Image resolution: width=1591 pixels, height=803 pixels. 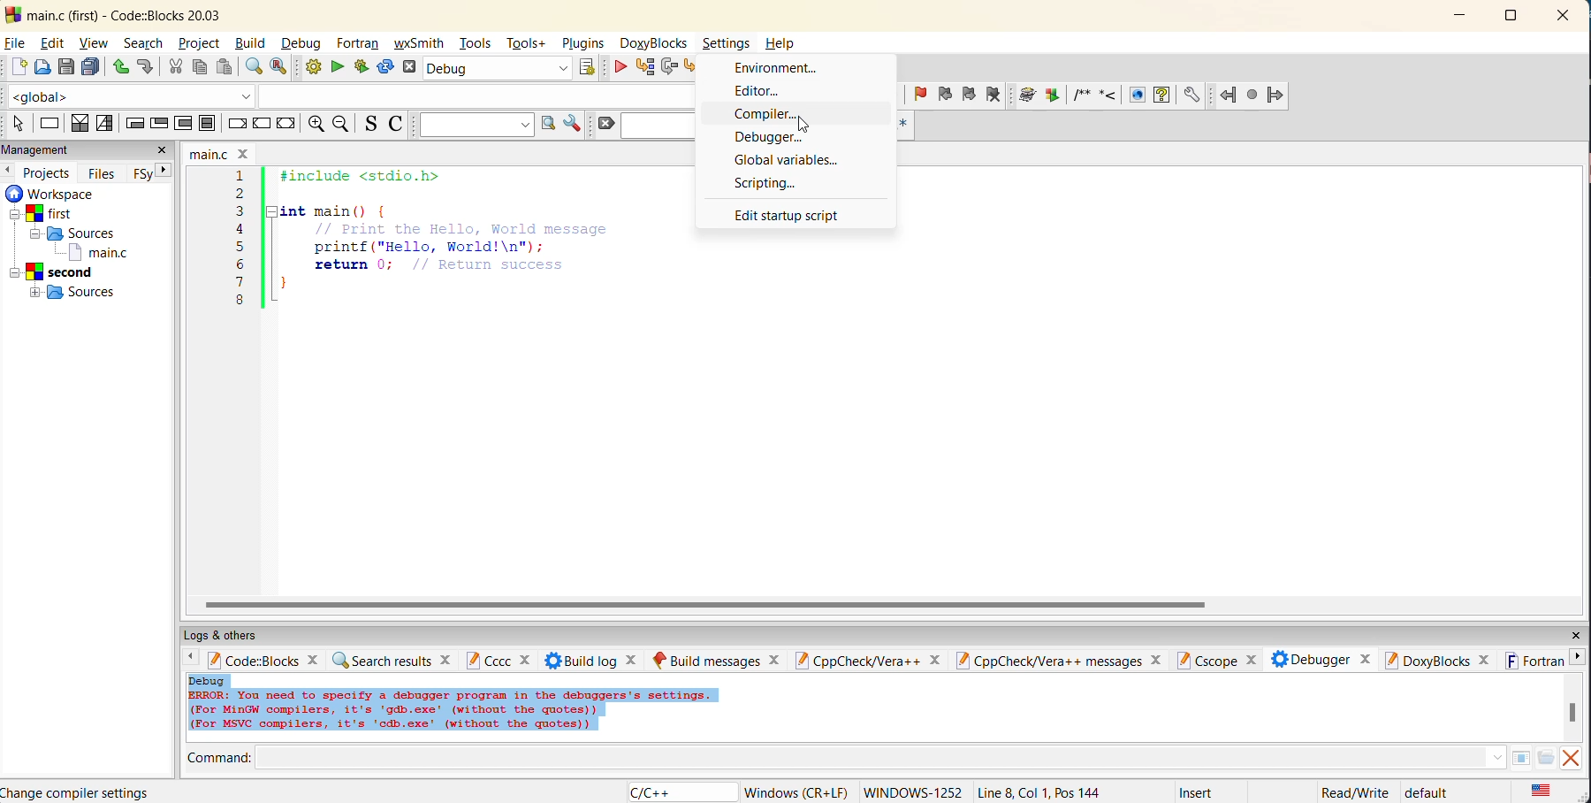 What do you see at coordinates (422, 45) in the screenshot?
I see `wxsmith` at bounding box center [422, 45].